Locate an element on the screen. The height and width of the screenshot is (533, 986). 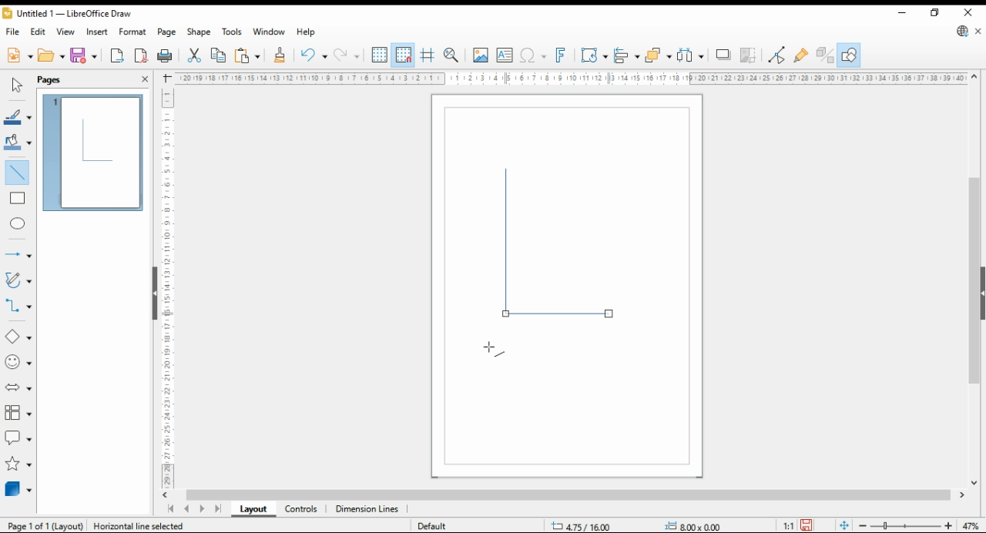
snap to grid is located at coordinates (403, 55).